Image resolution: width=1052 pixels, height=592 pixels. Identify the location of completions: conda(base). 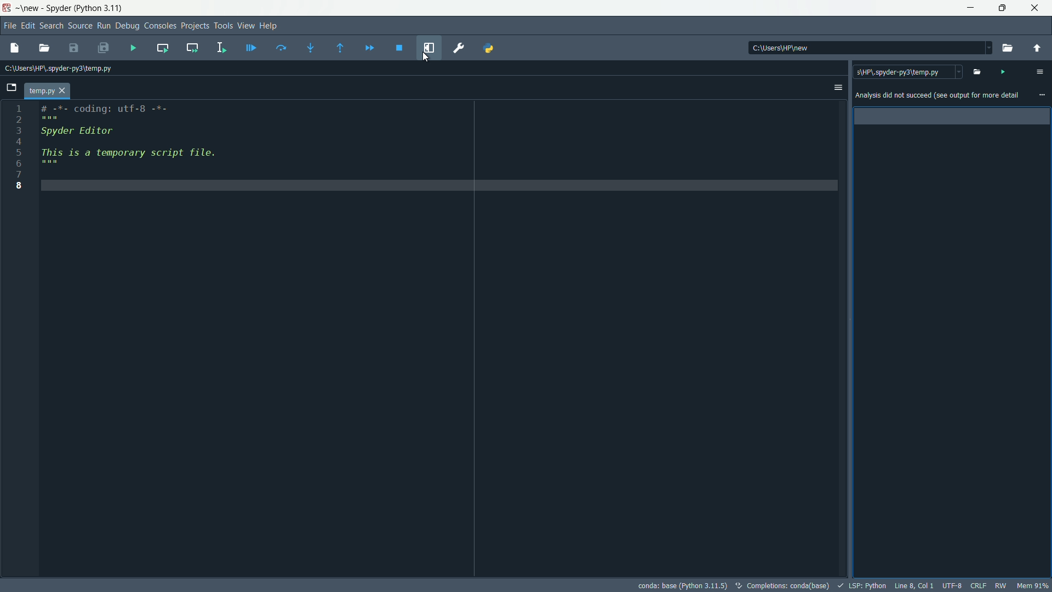
(788, 585).